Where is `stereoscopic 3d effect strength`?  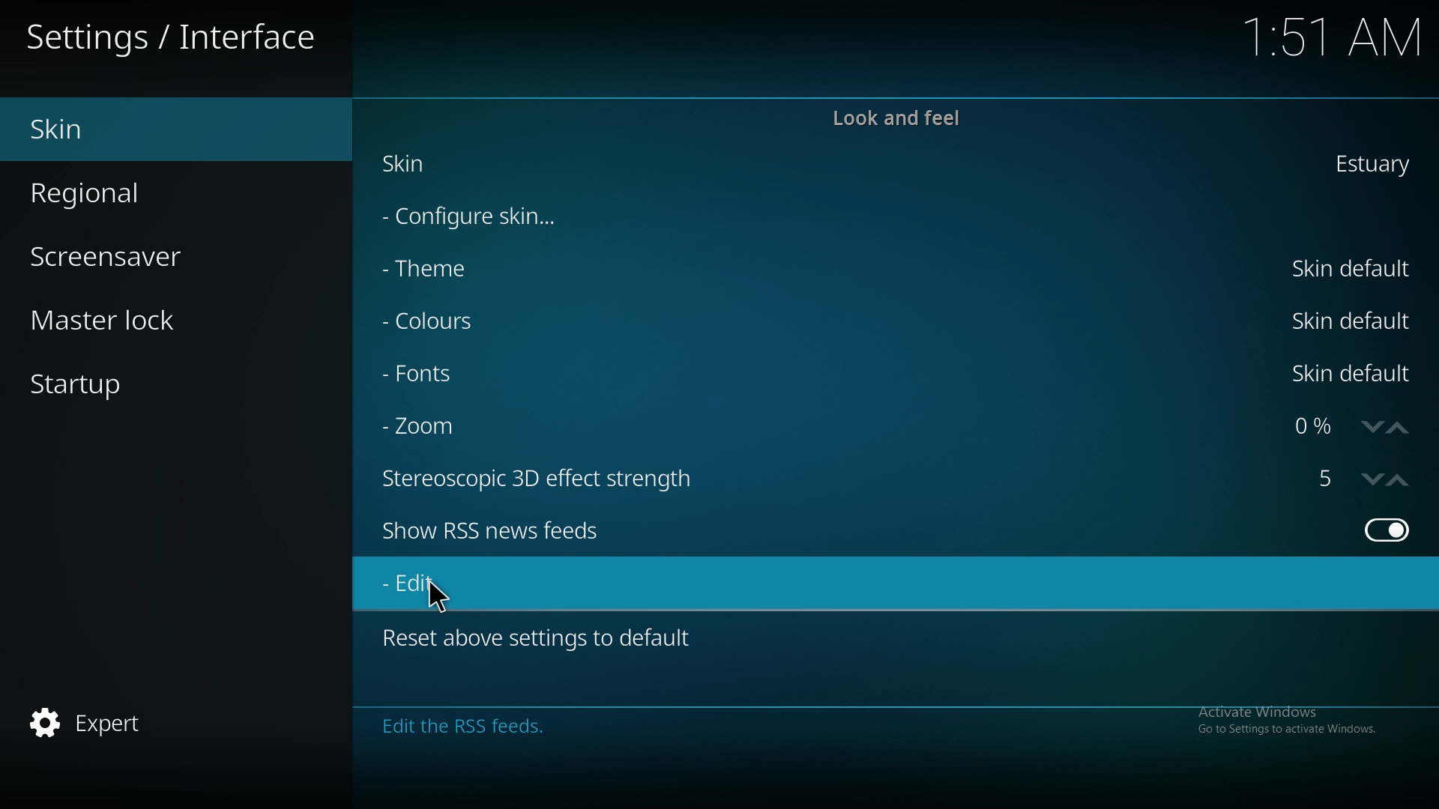
stereoscopic 3d effect strength is located at coordinates (547, 477).